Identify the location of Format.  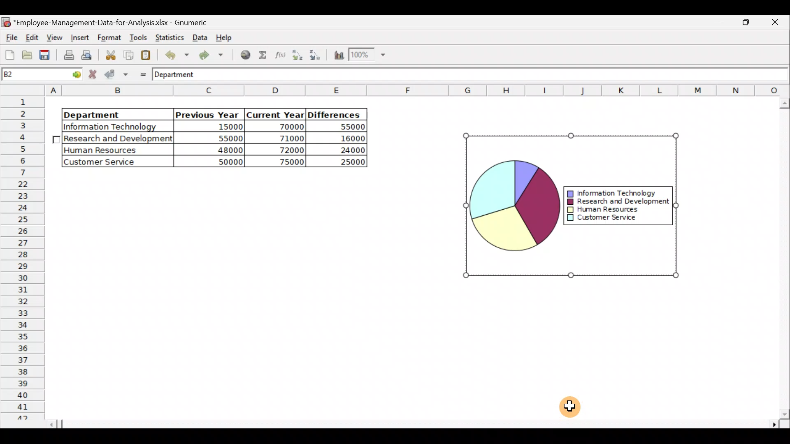
(108, 38).